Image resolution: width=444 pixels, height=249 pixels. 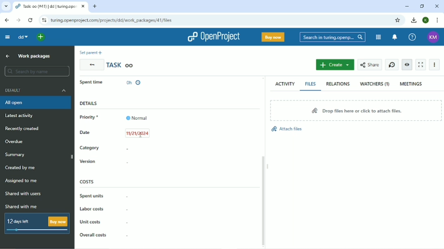 What do you see at coordinates (87, 181) in the screenshot?
I see `Costs` at bounding box center [87, 181].